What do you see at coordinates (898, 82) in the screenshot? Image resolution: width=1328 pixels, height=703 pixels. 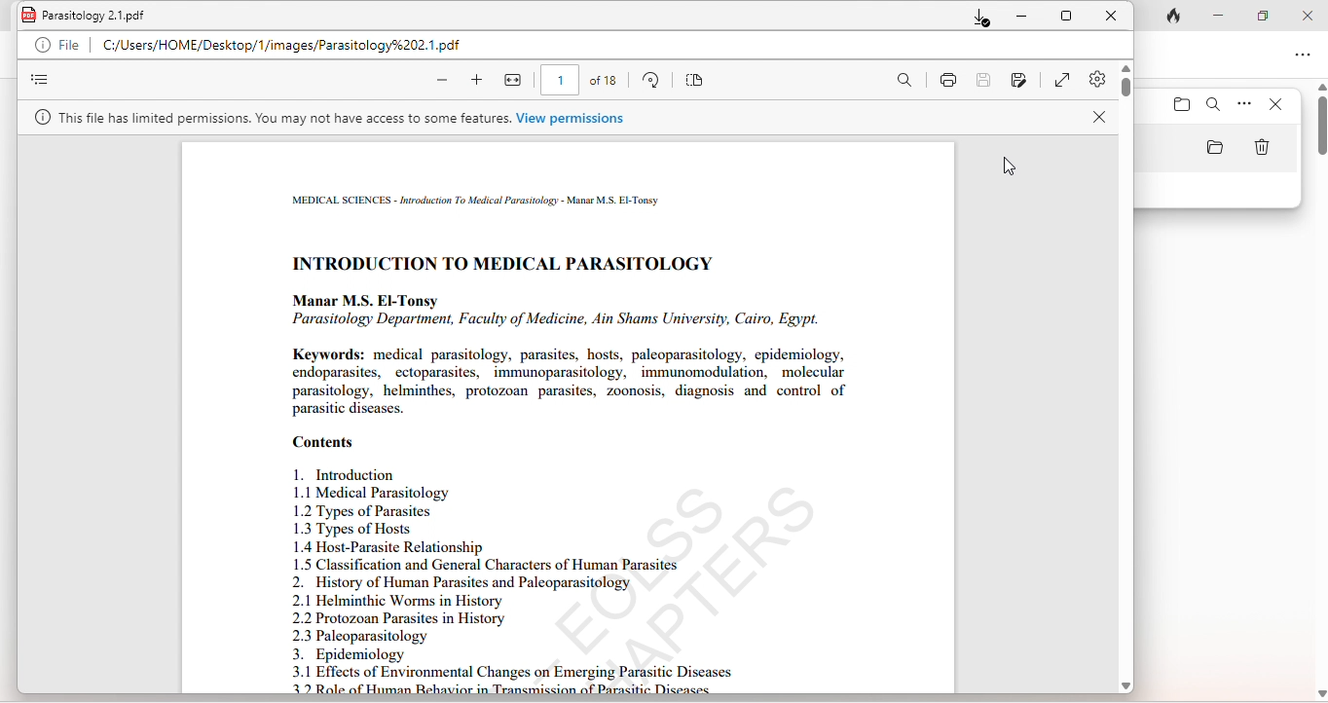 I see `search` at bounding box center [898, 82].